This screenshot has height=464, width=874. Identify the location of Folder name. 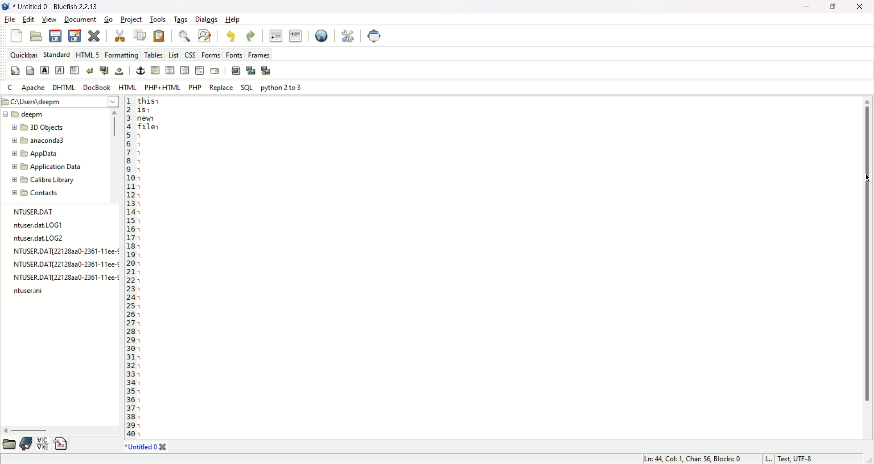
(46, 180).